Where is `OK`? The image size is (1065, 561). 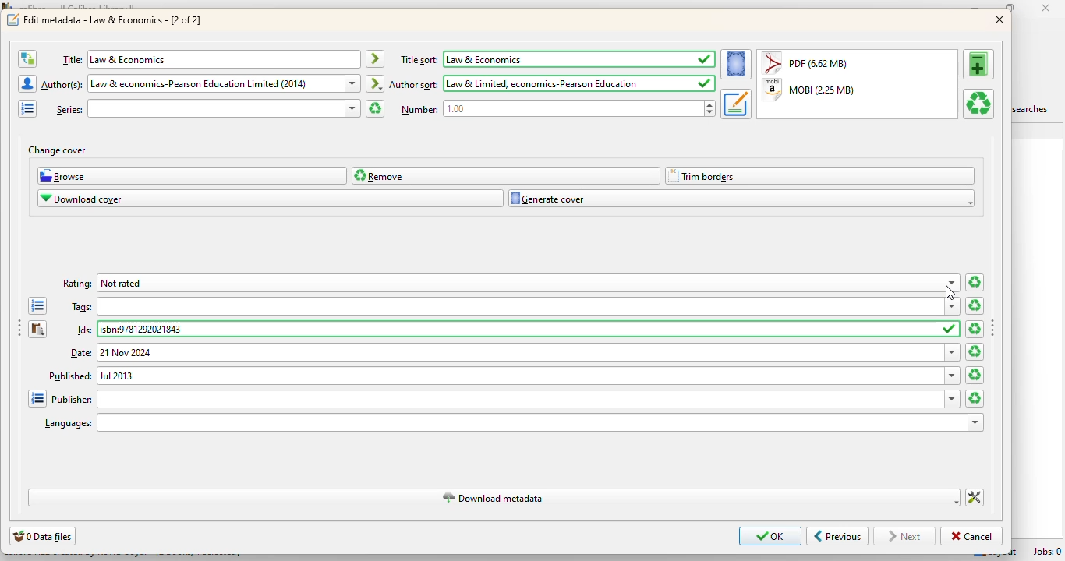 OK is located at coordinates (771, 536).